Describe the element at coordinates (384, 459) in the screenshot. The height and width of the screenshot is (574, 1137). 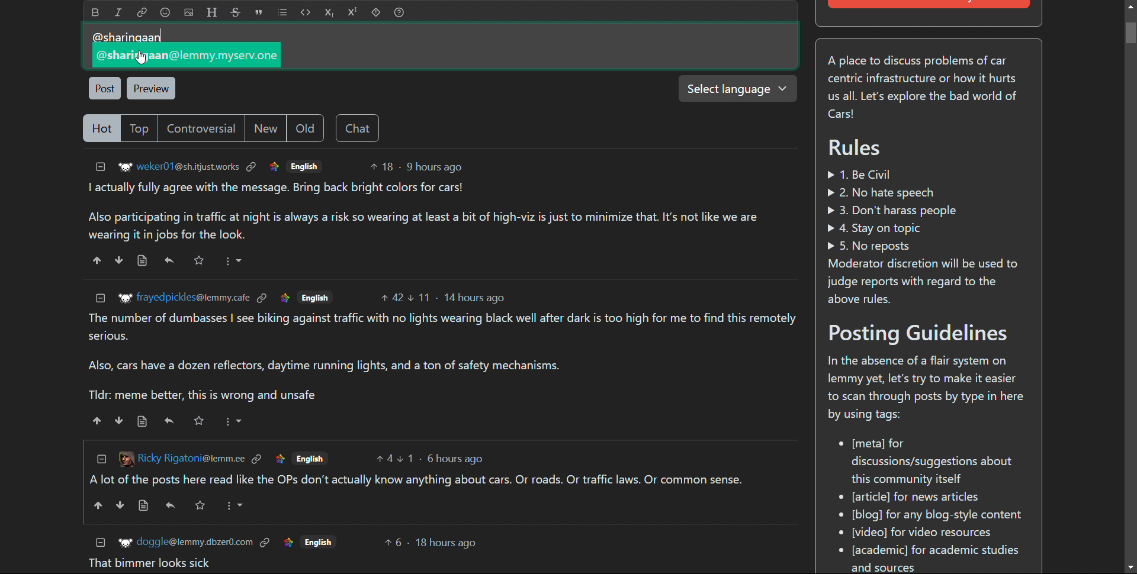
I see `upvotes 4` at that location.